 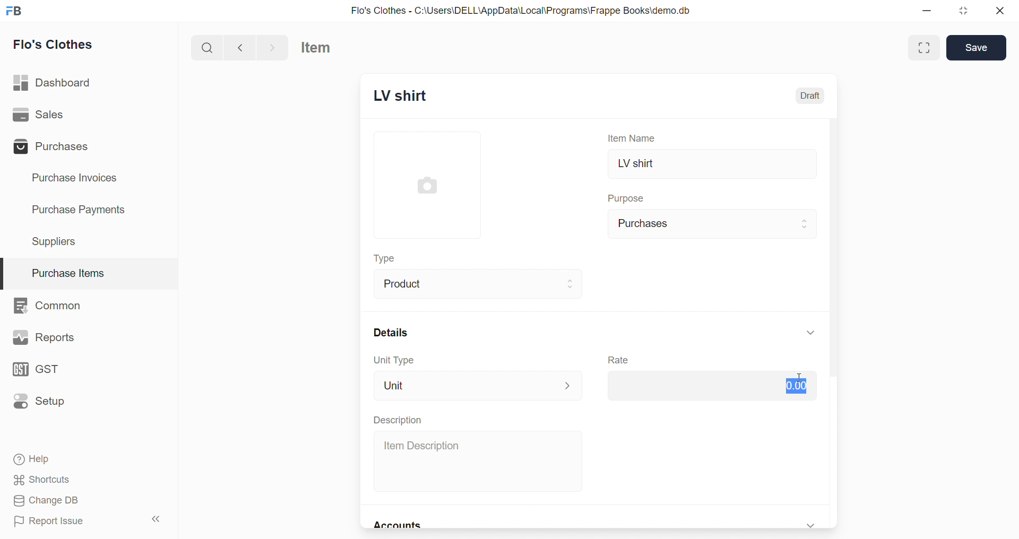 What do you see at coordinates (206, 47) in the screenshot?
I see `search` at bounding box center [206, 47].